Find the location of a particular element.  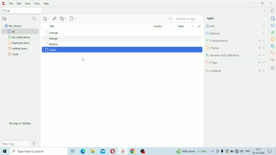

Edit is located at coordinates (19, 3).